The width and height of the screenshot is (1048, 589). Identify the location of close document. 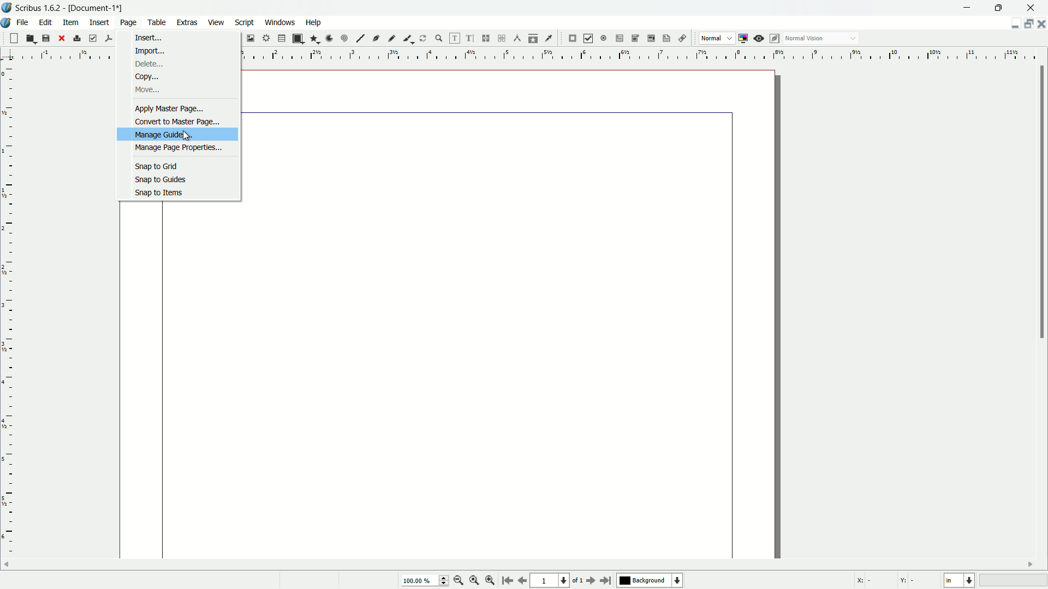
(1041, 24).